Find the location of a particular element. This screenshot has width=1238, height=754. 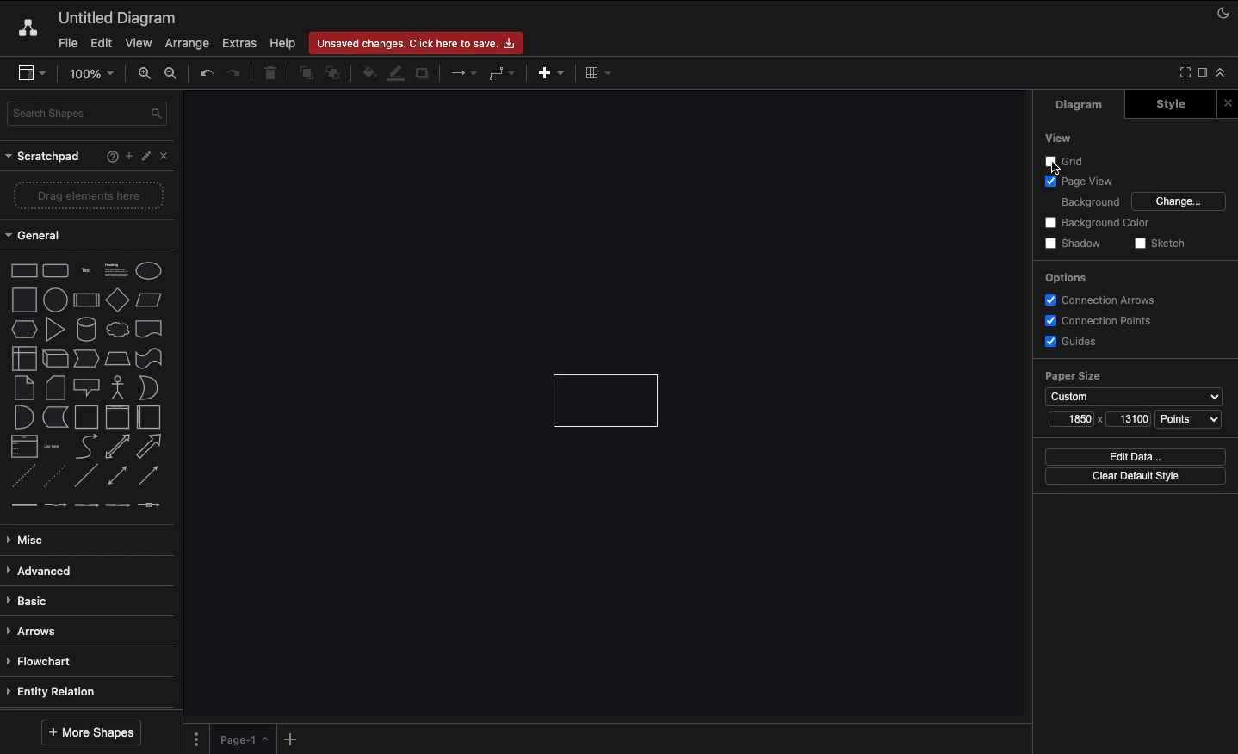

Shape is located at coordinates (610, 400).